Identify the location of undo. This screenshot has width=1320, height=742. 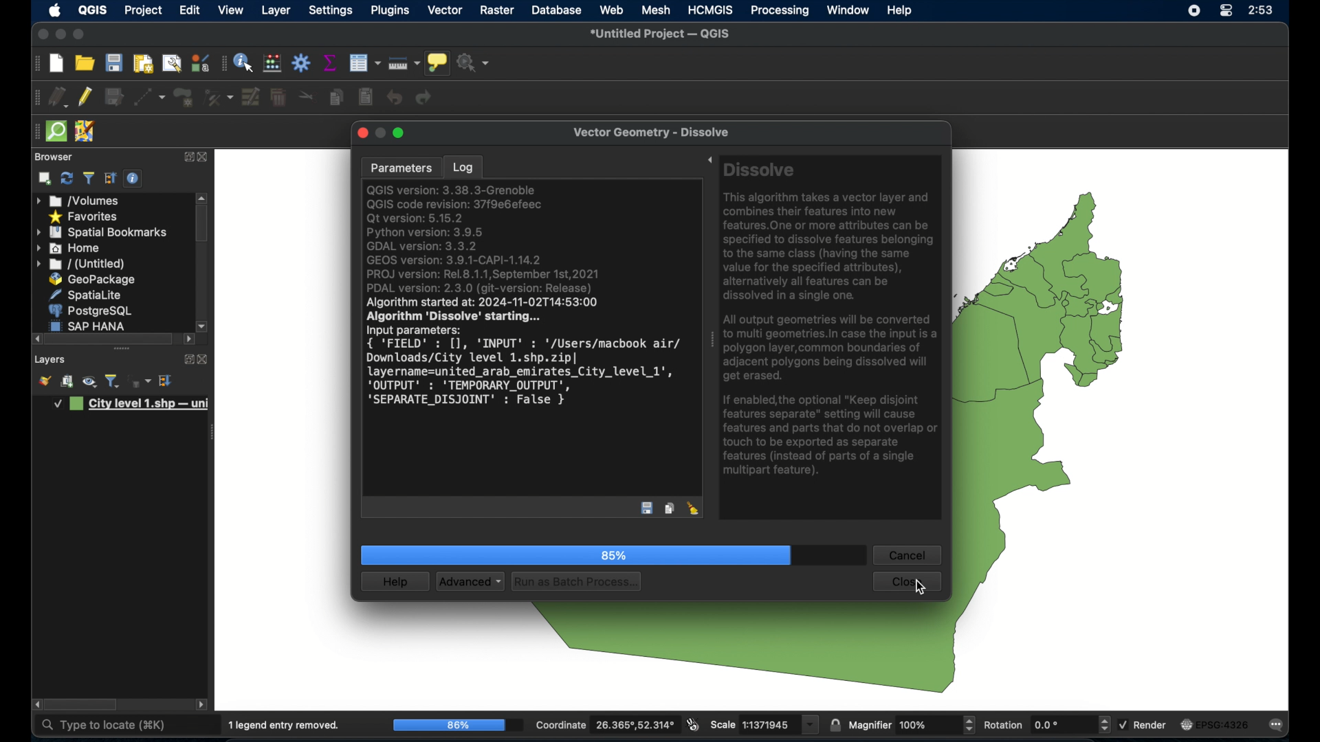
(394, 98).